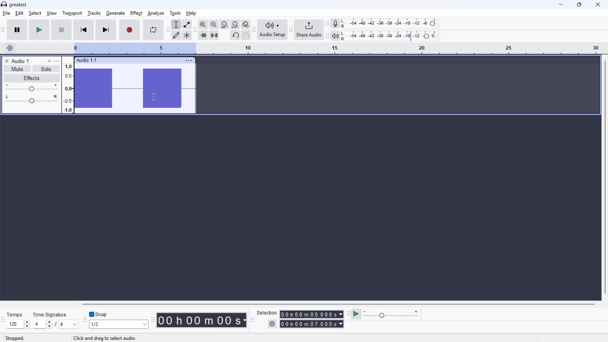 Image resolution: width=608 pixels, height=342 pixels. Describe the element at coordinates (18, 5) in the screenshot. I see `Greatest ` at that location.